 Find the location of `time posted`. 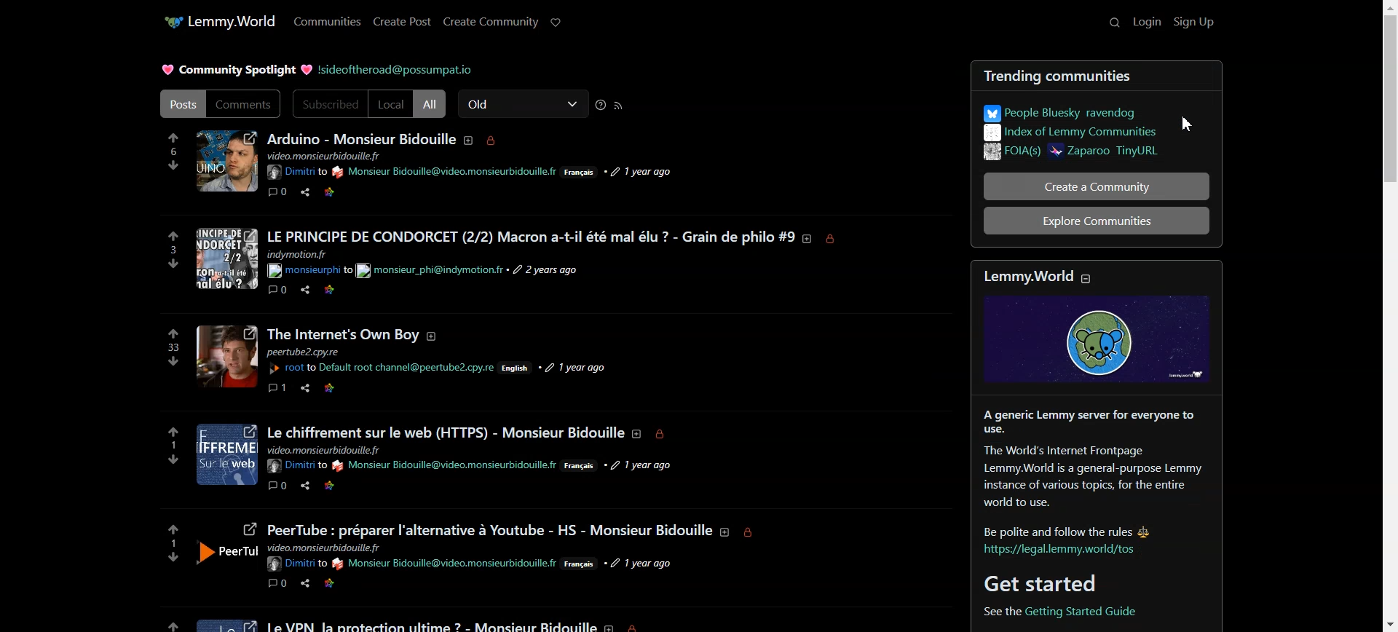

time posted is located at coordinates (642, 171).